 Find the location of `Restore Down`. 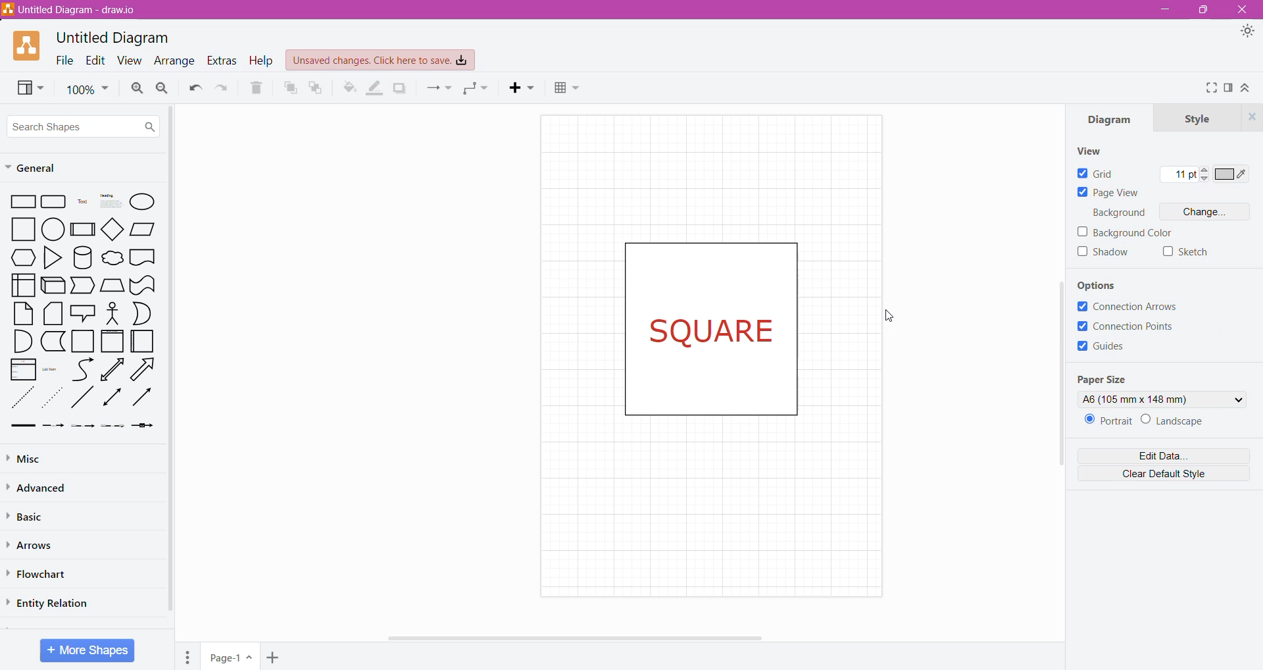

Restore Down is located at coordinates (1201, 11).